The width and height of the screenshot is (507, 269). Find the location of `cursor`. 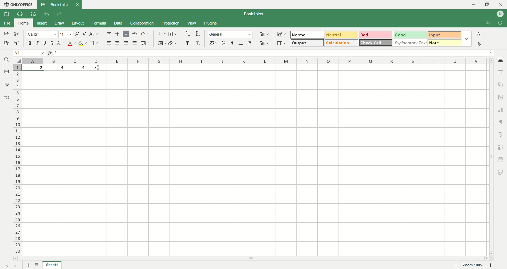

cursor is located at coordinates (98, 68).